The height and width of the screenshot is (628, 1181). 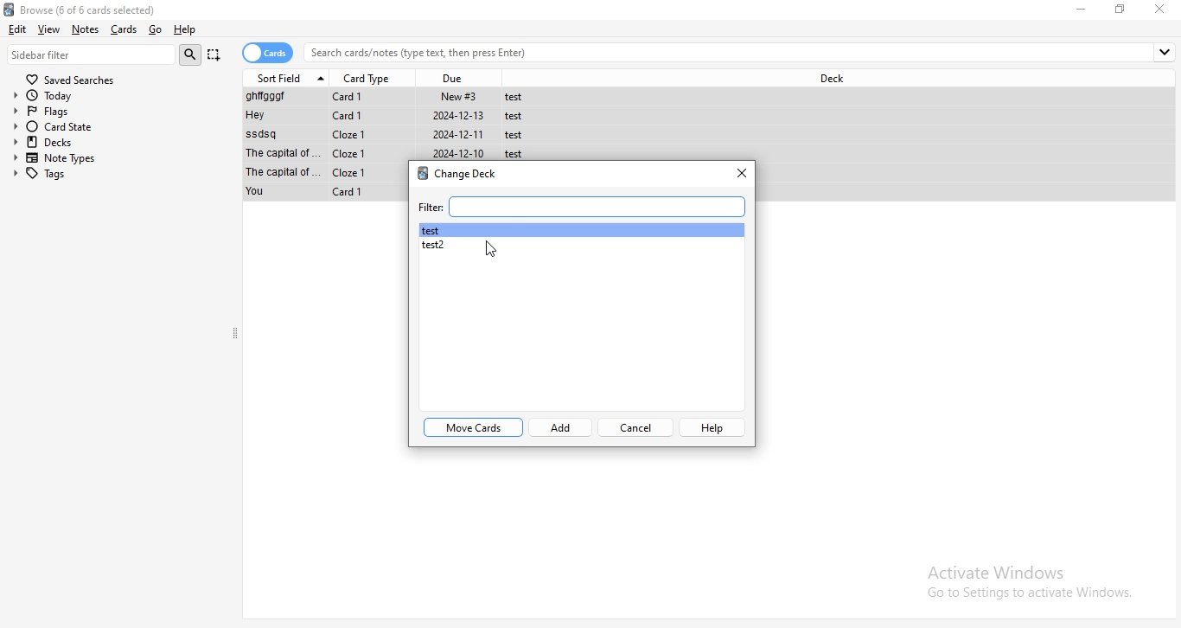 What do you see at coordinates (370, 77) in the screenshot?
I see `card type` at bounding box center [370, 77].